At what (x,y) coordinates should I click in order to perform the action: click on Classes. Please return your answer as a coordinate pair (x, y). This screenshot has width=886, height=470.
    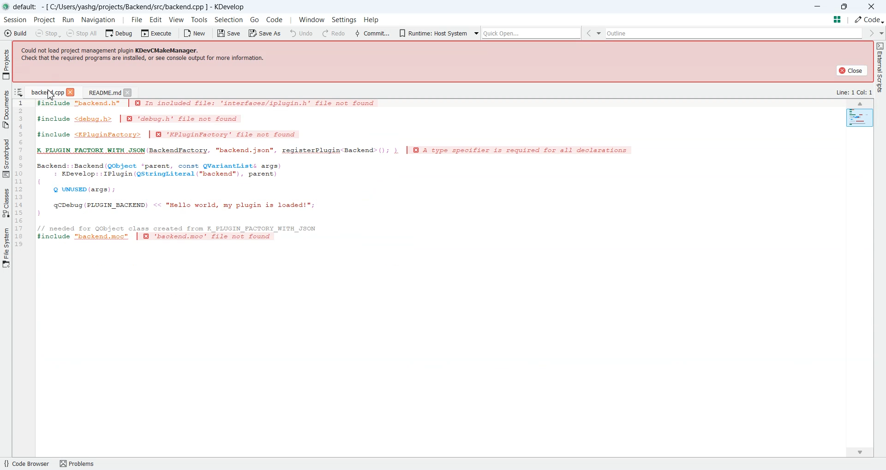
    Looking at the image, I should click on (6, 202).